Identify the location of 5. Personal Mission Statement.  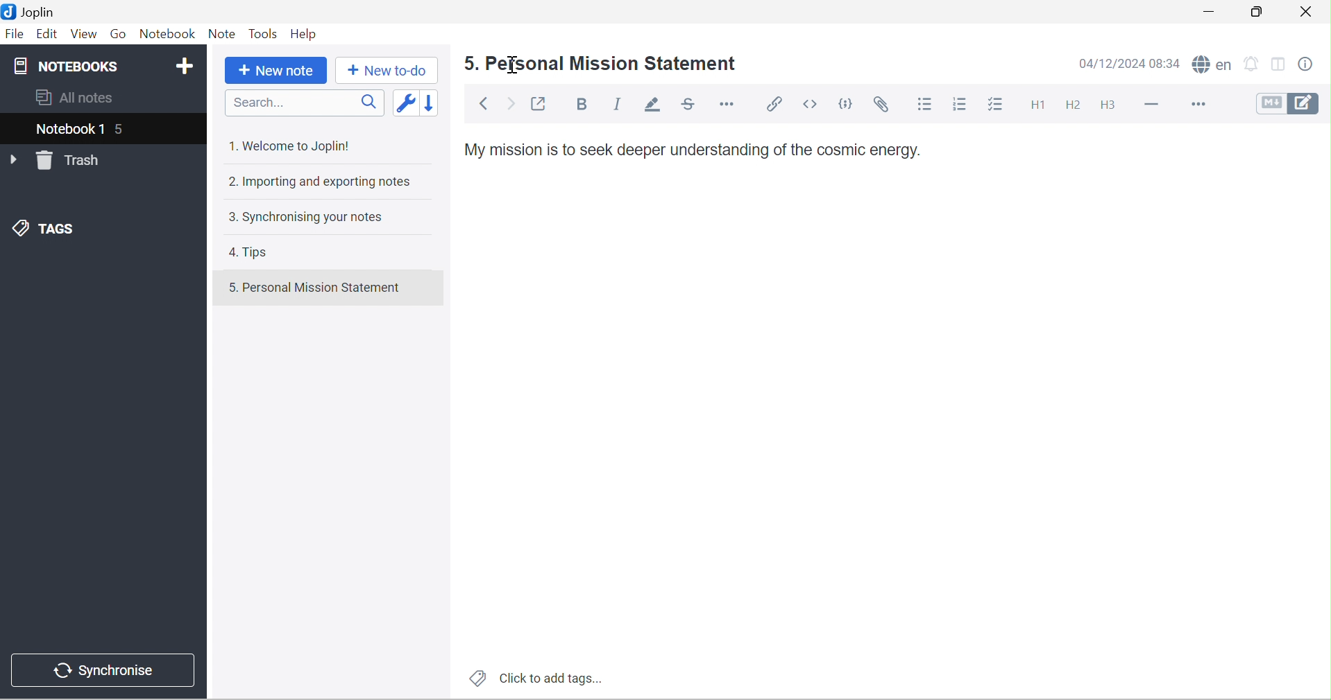
(316, 287).